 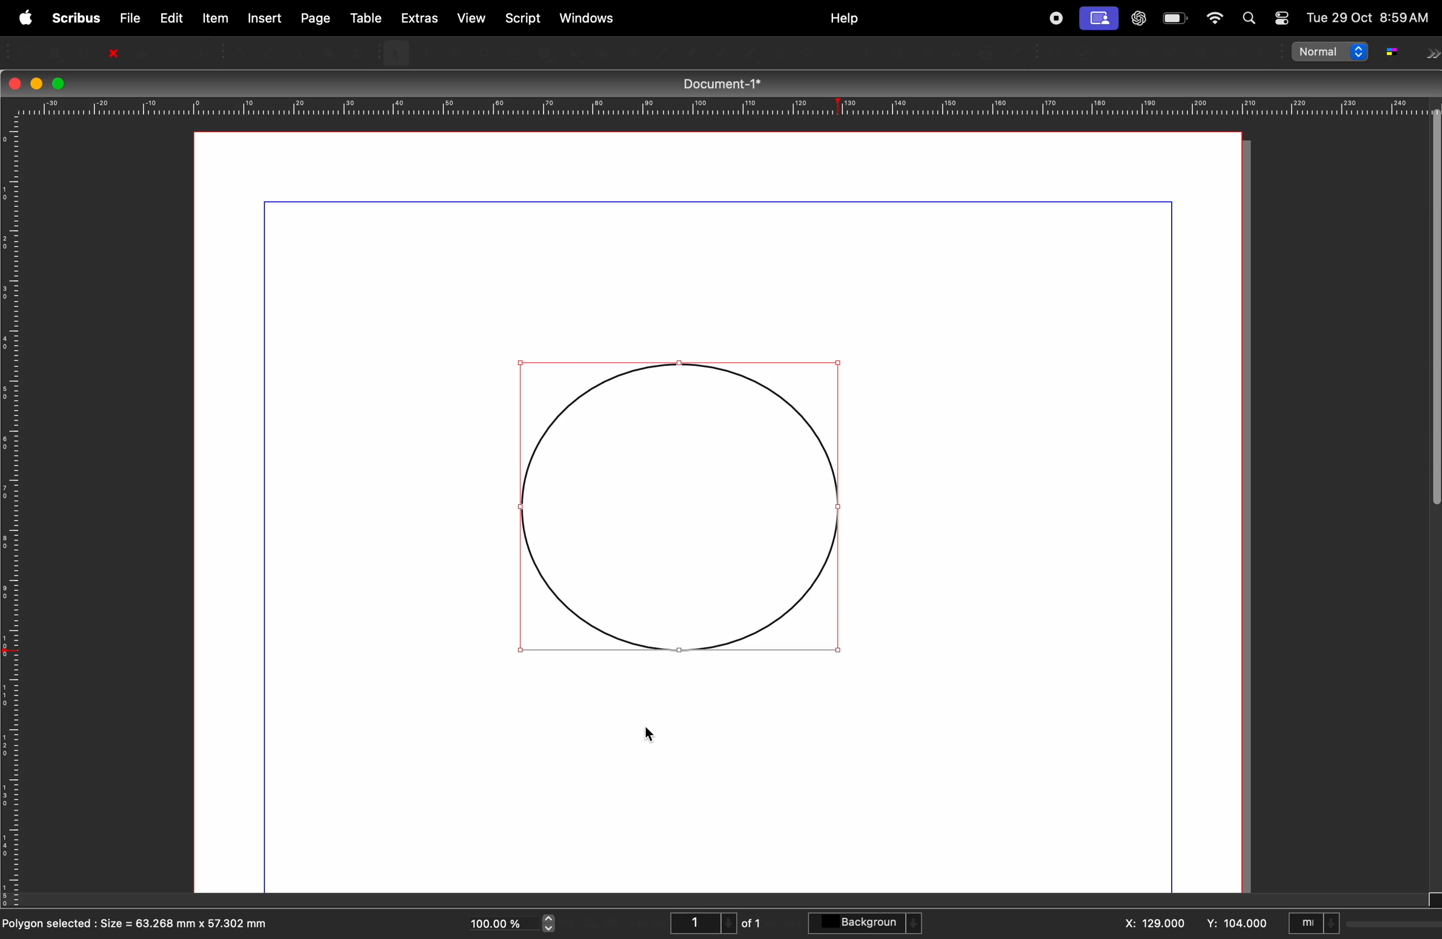 I want to click on help, so click(x=844, y=19).